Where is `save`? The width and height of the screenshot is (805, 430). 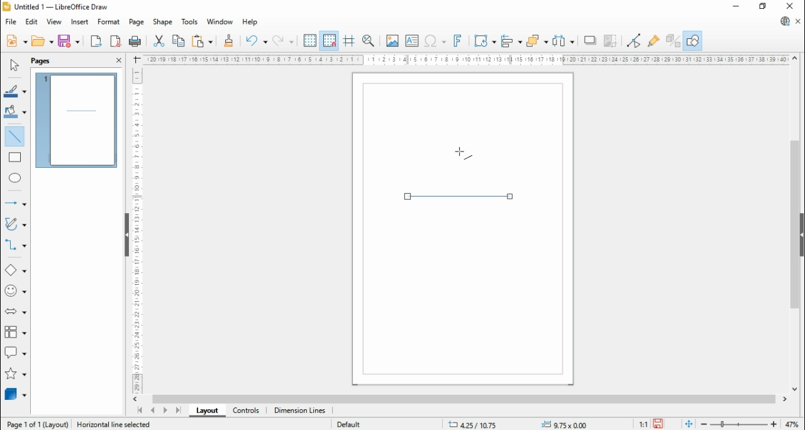
save is located at coordinates (658, 424).